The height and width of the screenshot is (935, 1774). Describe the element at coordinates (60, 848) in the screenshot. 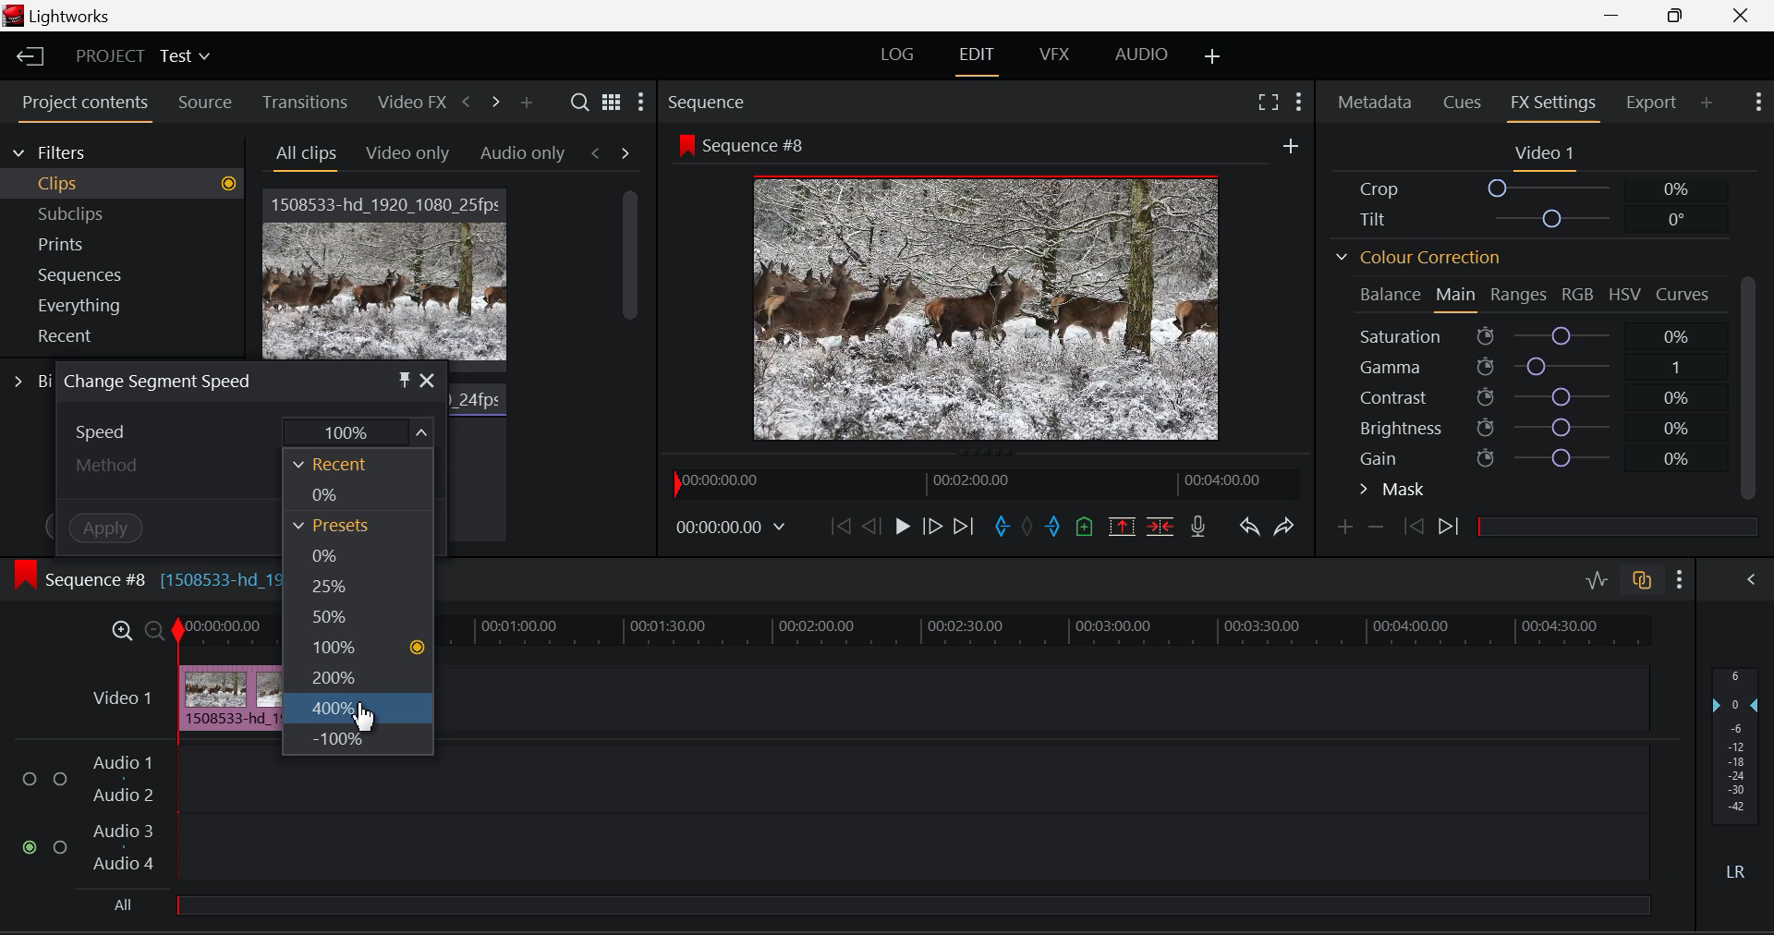

I see `Audio Input Checkbox` at that location.